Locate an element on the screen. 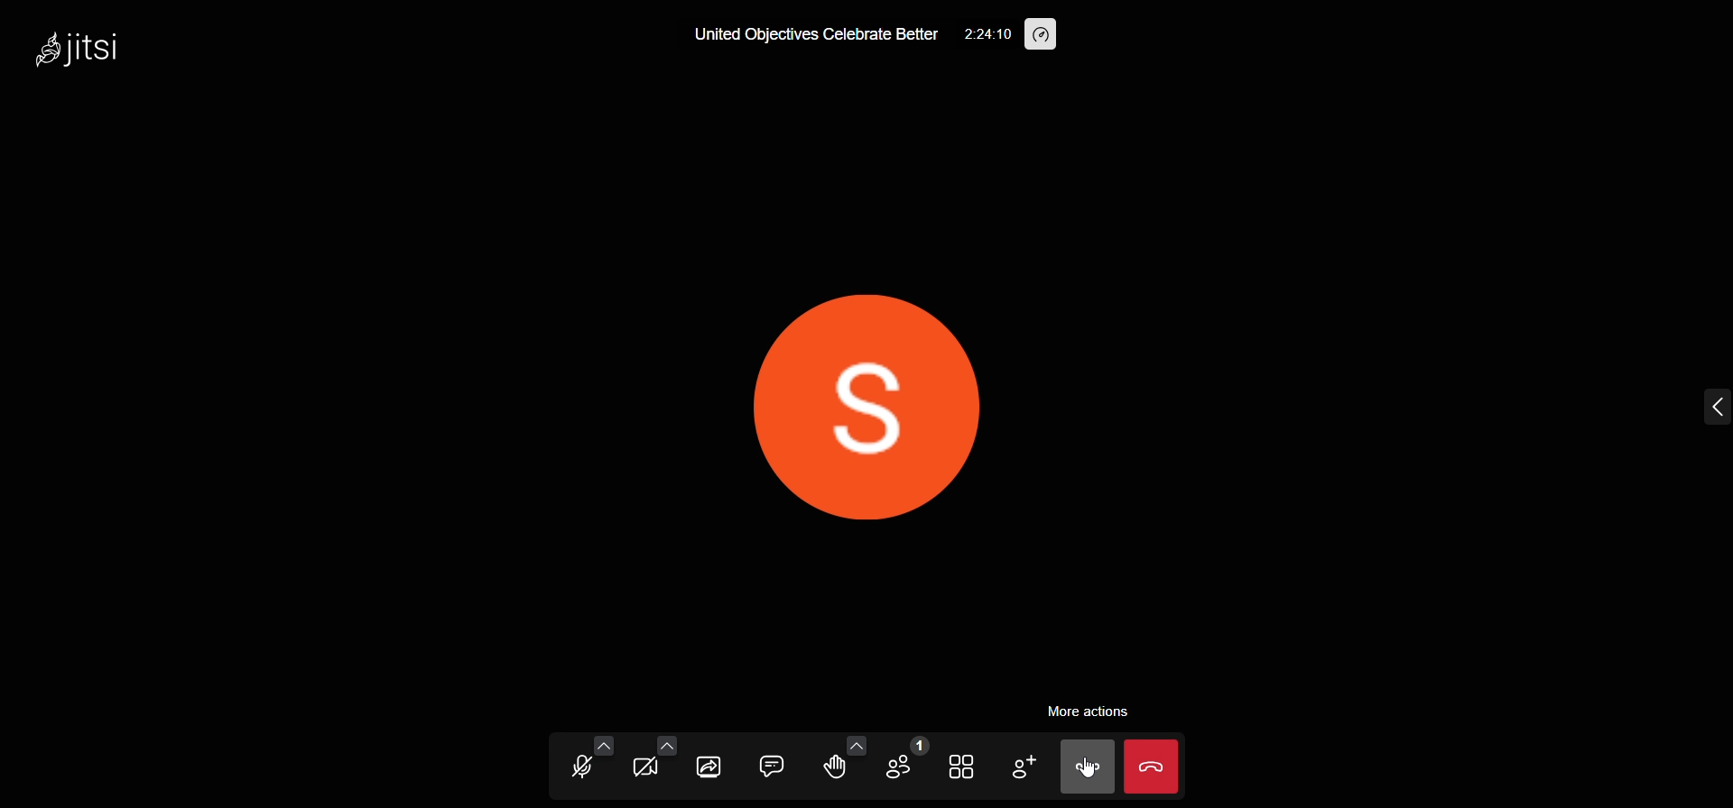  video is located at coordinates (644, 772).